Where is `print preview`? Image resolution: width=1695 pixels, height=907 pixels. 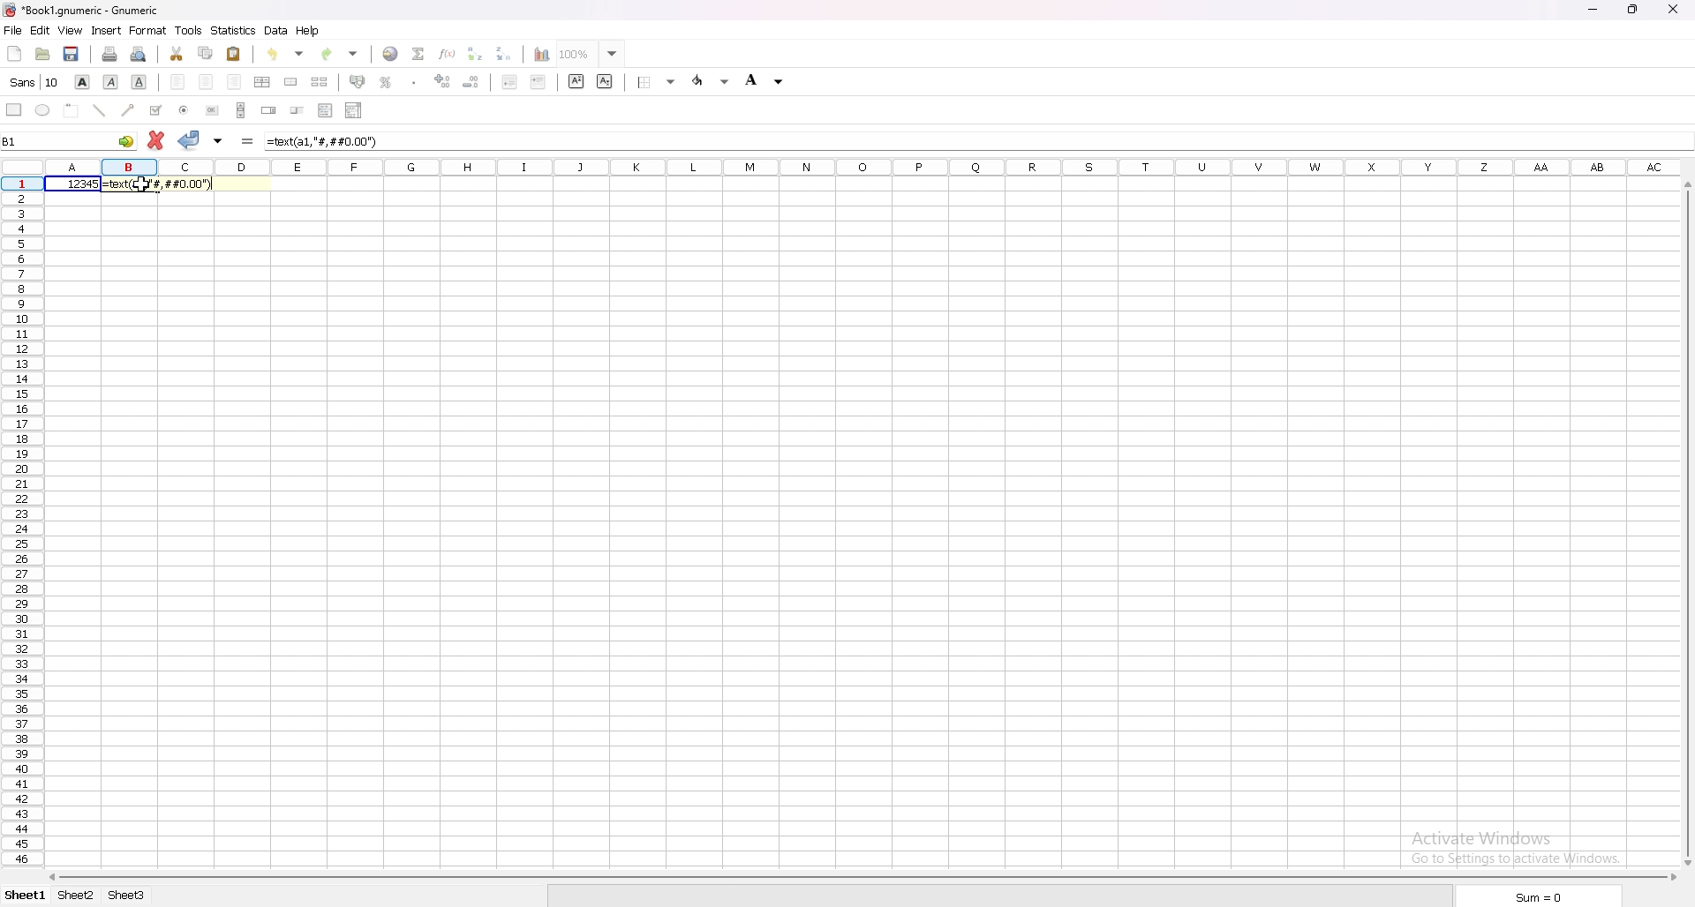 print preview is located at coordinates (139, 54).